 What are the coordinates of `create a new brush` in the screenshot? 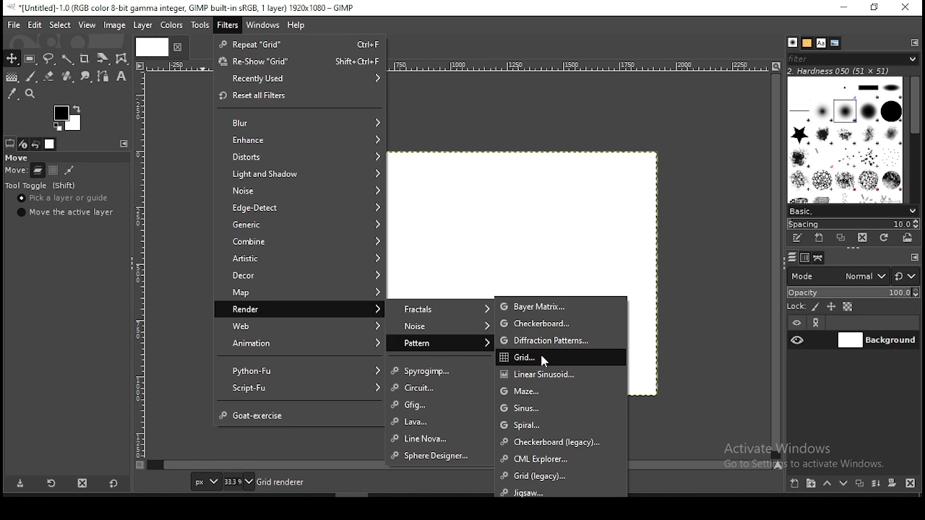 It's located at (820, 238).